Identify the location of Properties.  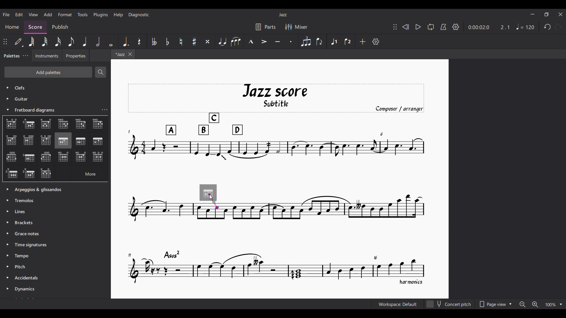
(76, 55).